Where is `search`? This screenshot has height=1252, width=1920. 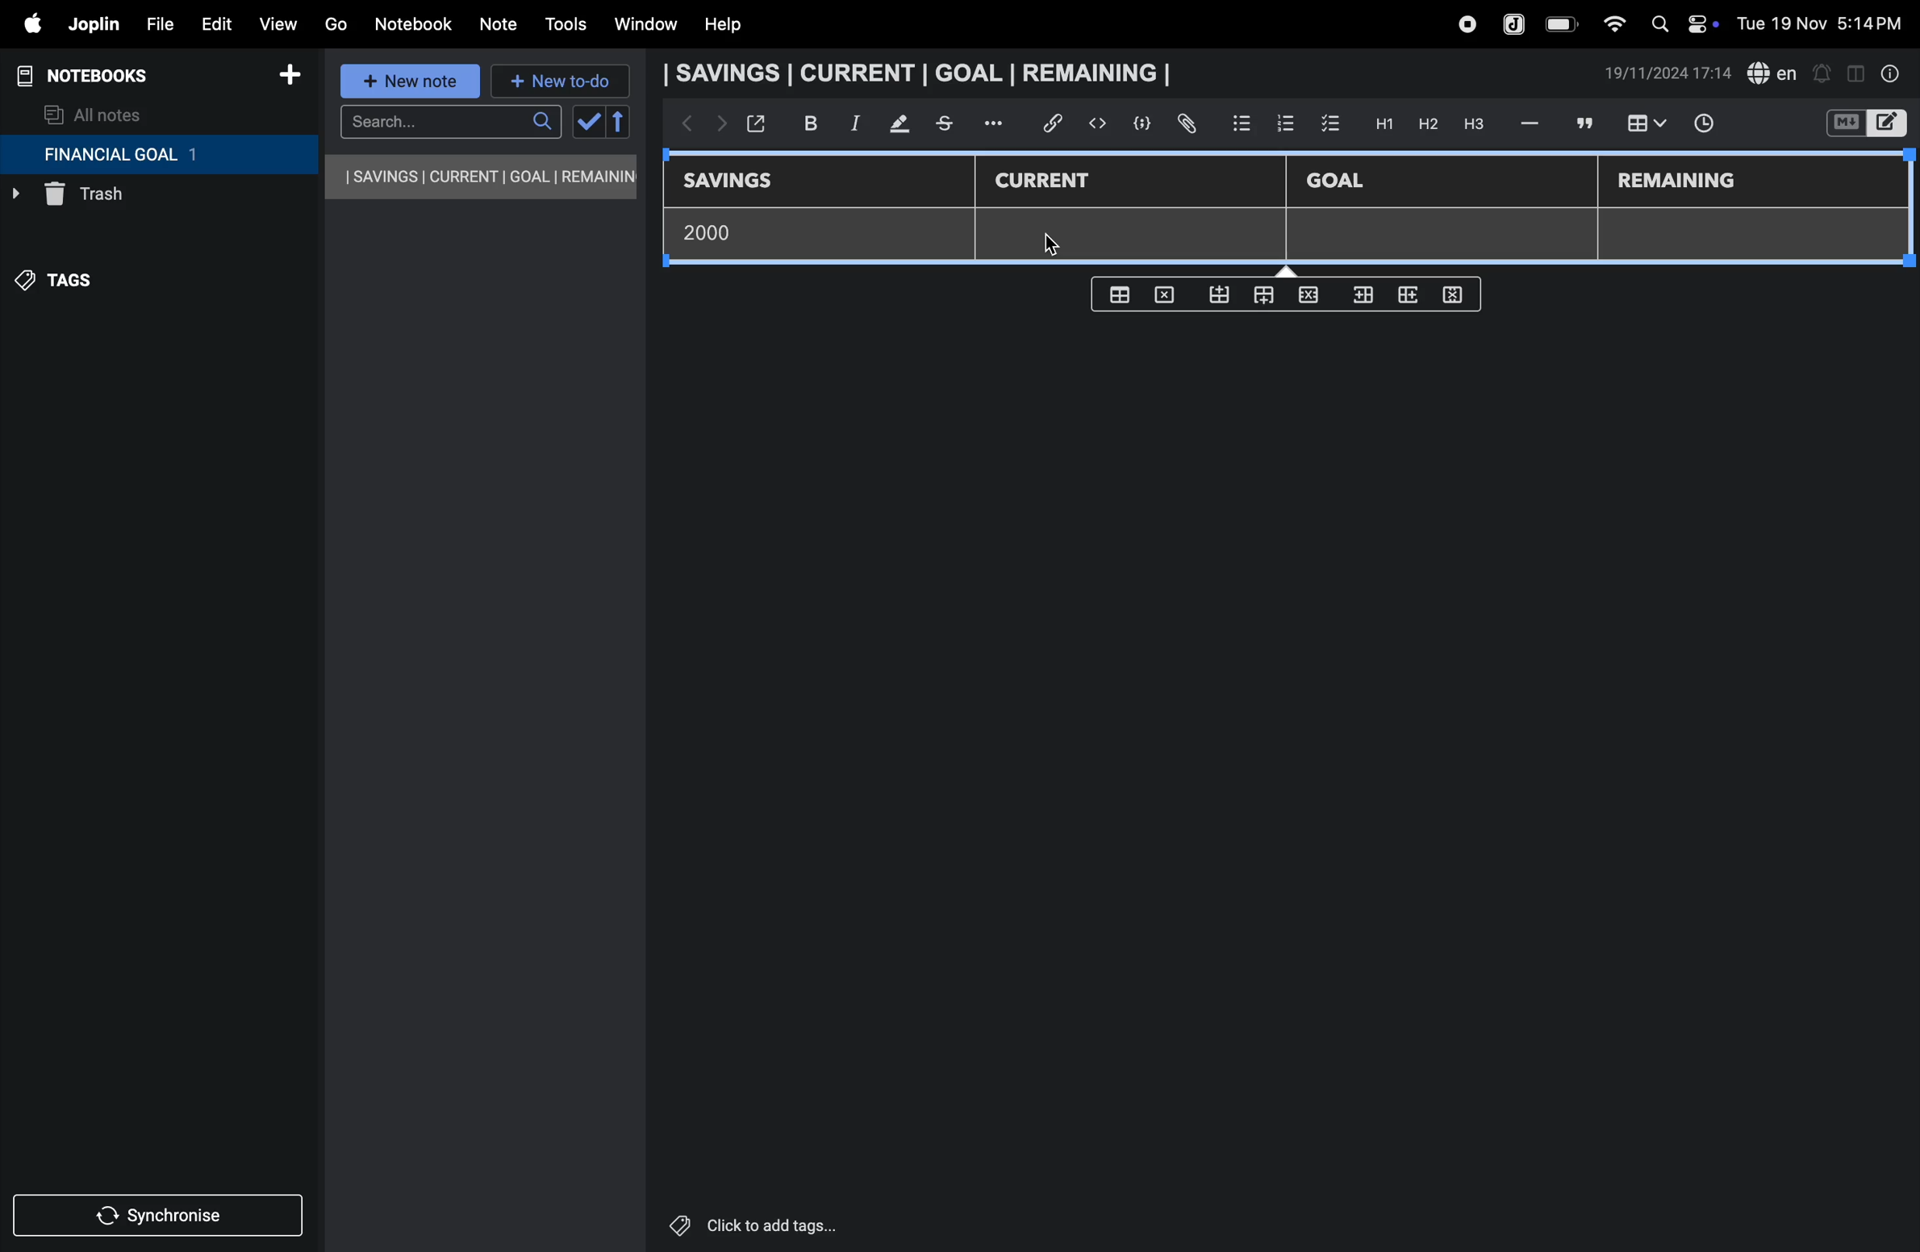 search is located at coordinates (450, 122).